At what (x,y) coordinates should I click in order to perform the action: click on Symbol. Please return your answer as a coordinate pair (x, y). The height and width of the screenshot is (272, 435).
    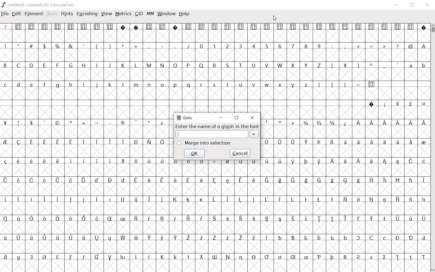
    Looking at the image, I should click on (332, 219).